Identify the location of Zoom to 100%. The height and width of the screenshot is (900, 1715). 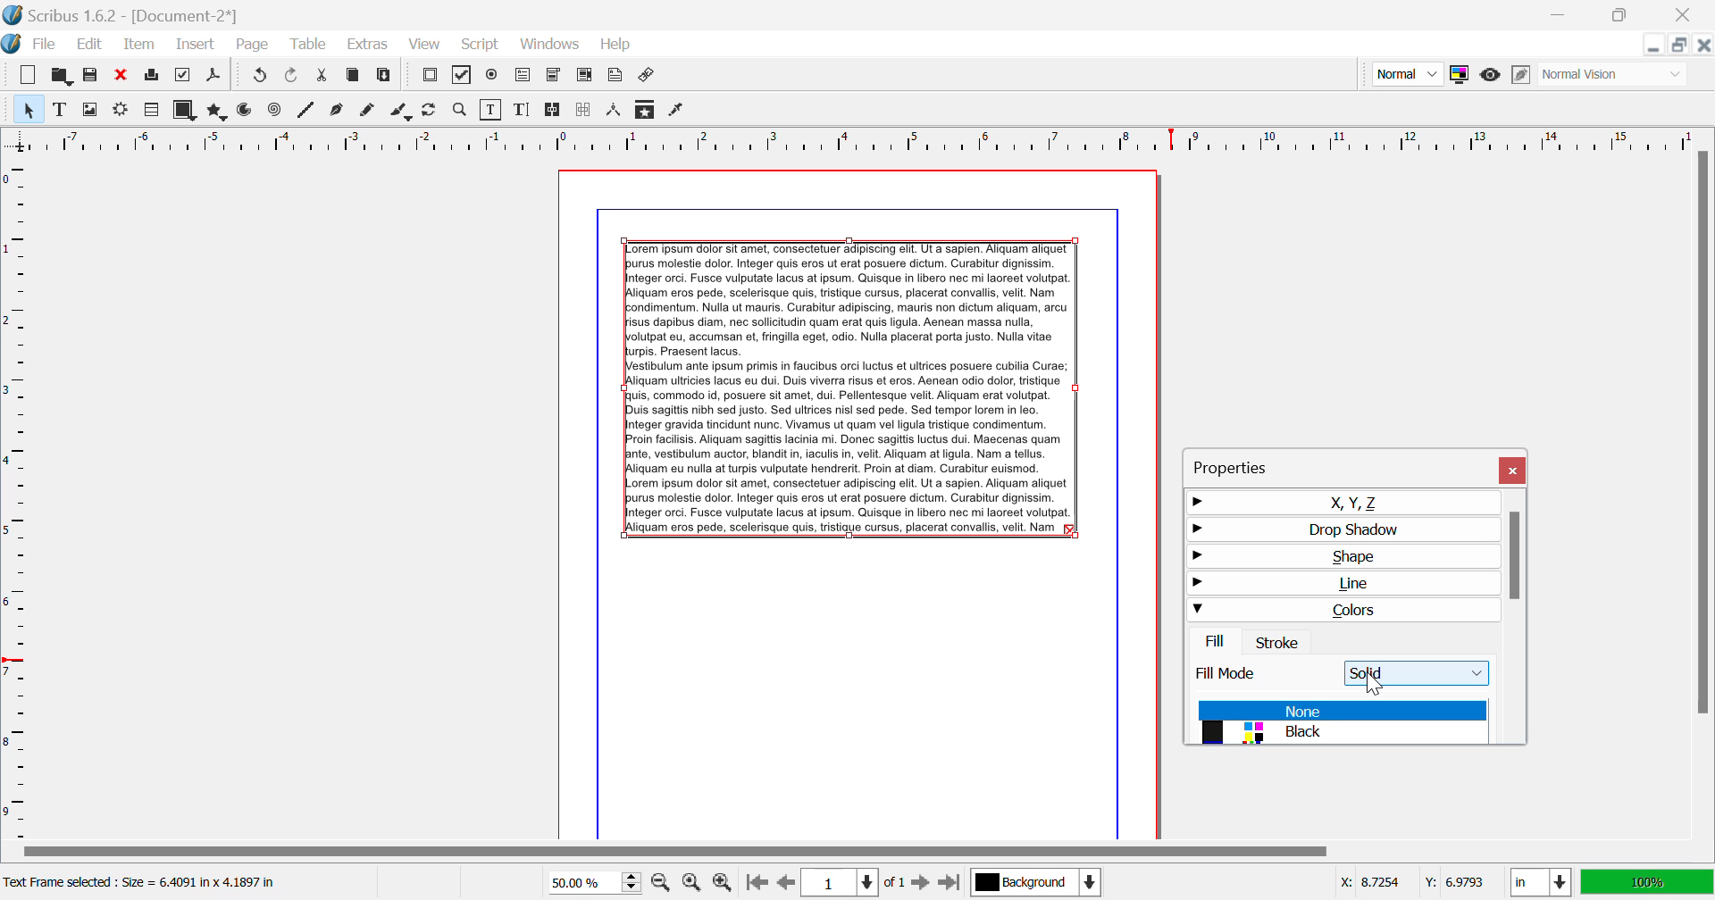
(691, 882).